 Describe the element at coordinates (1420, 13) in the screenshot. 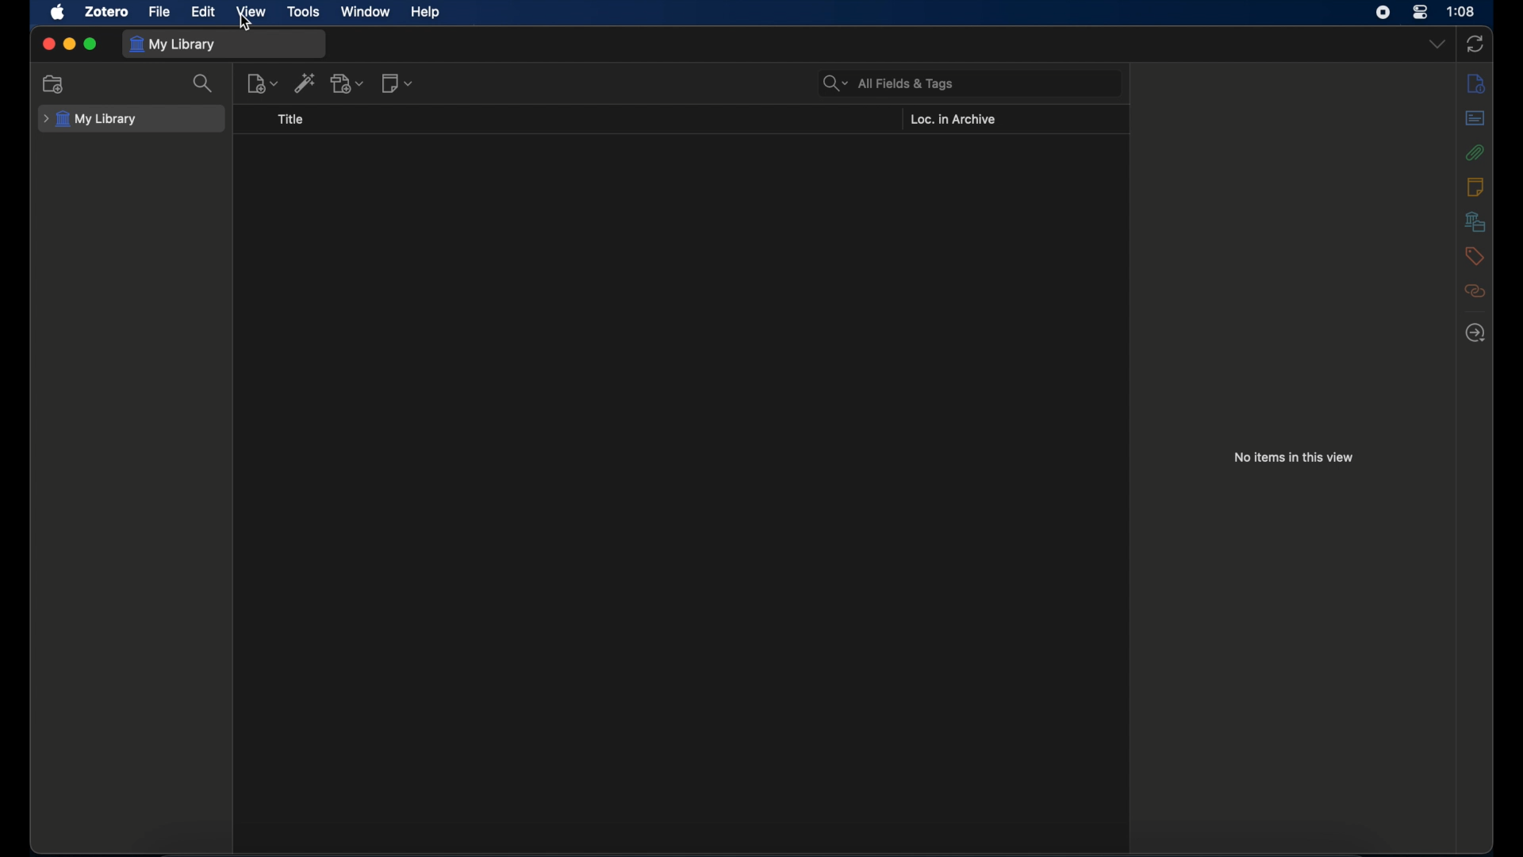

I see `control center` at that location.